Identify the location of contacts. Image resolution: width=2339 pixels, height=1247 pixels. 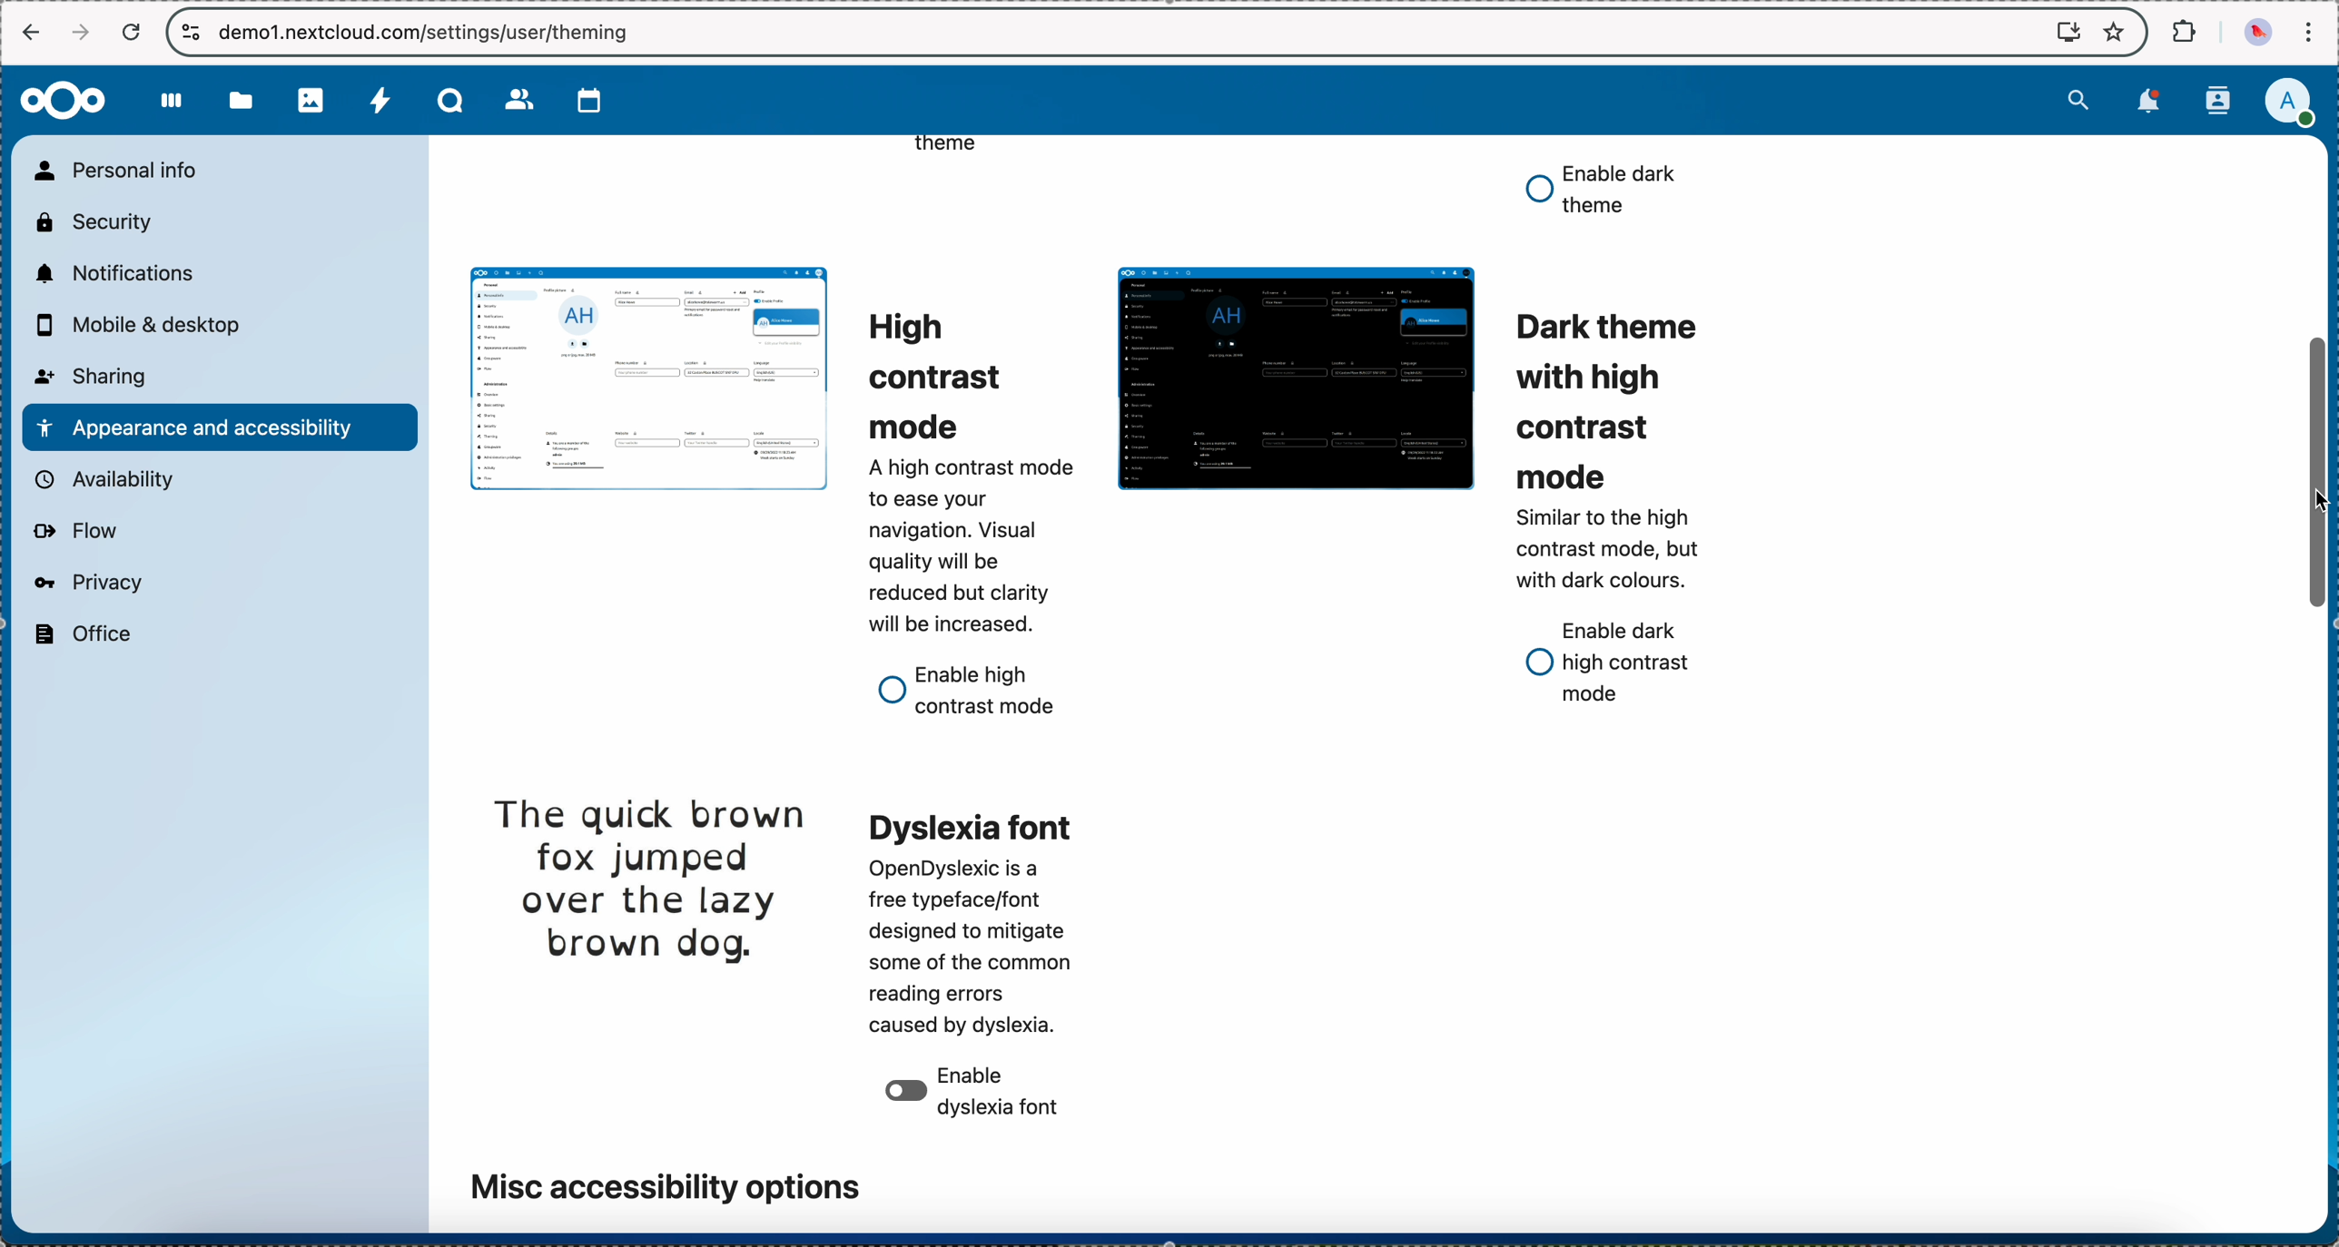
(2217, 100).